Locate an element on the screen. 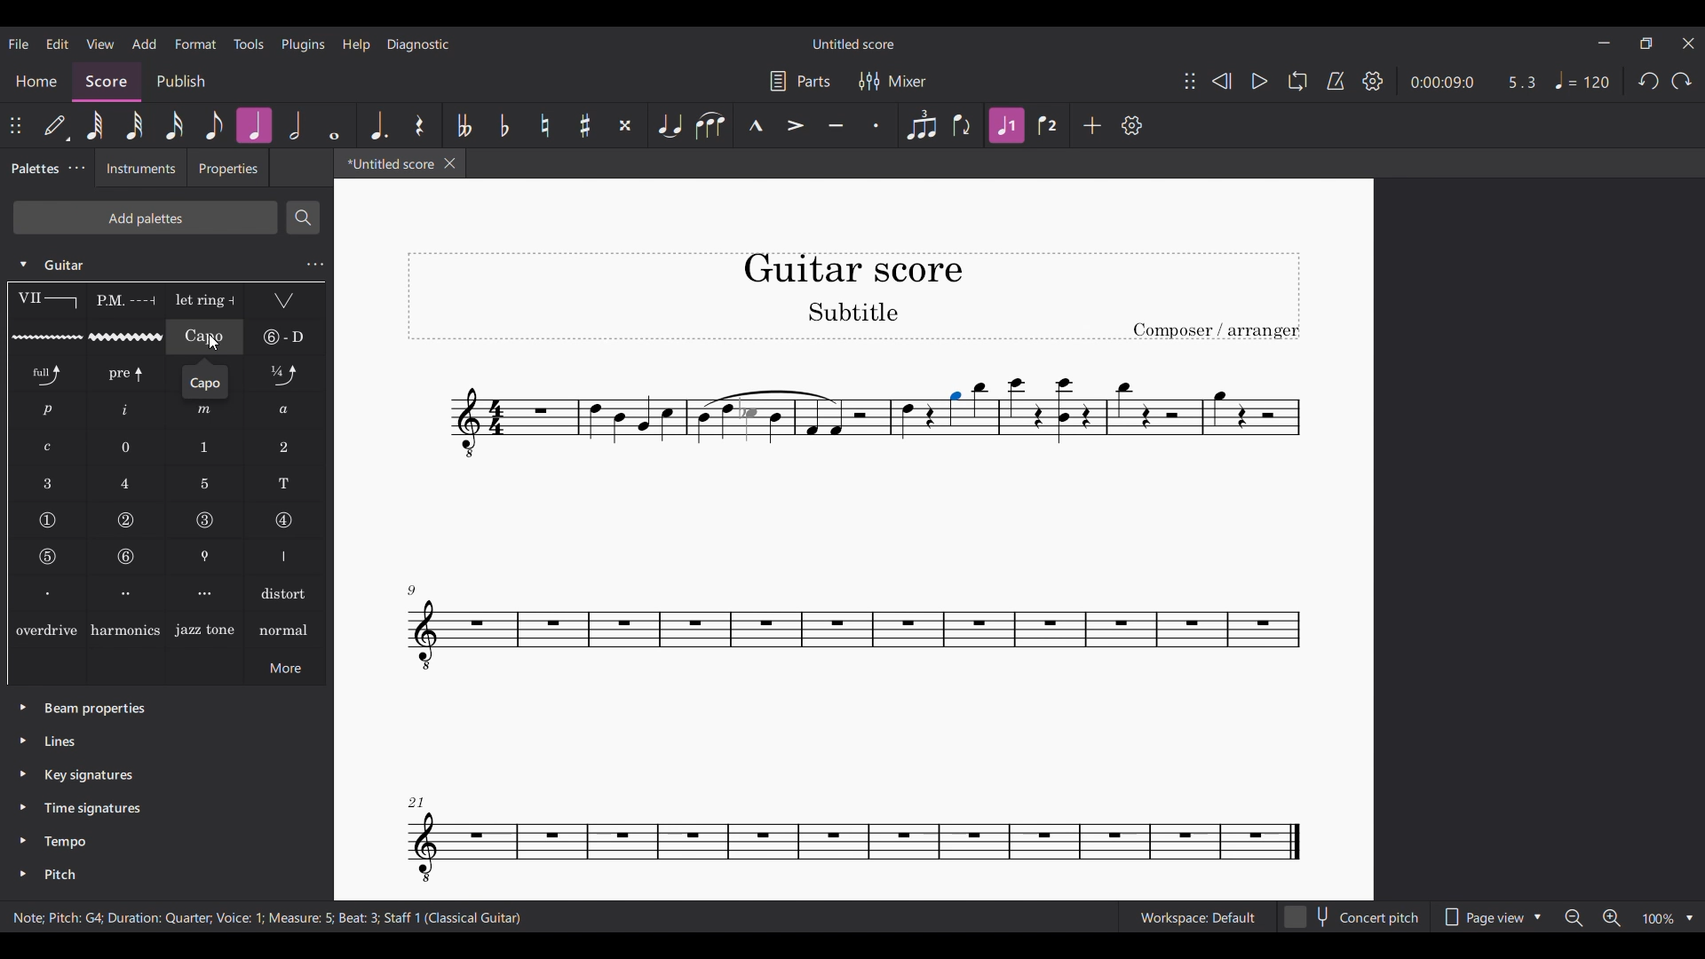  Tie is located at coordinates (668, 125).